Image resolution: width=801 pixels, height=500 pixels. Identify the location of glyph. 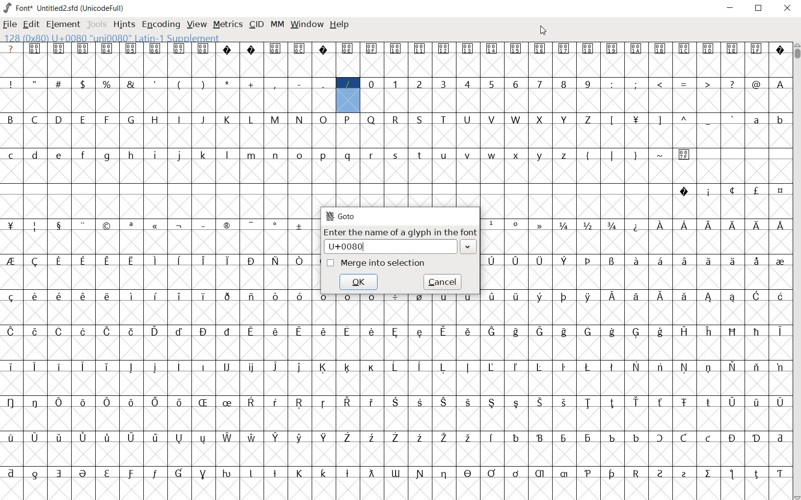
(59, 119).